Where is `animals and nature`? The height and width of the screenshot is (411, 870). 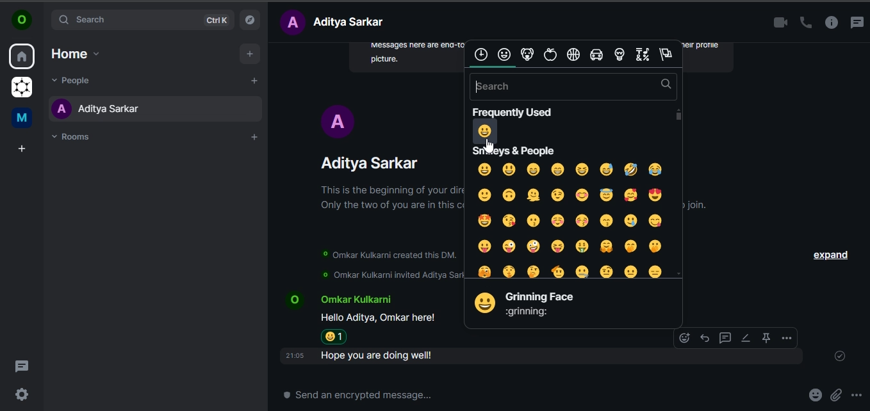 animals and nature is located at coordinates (529, 56).